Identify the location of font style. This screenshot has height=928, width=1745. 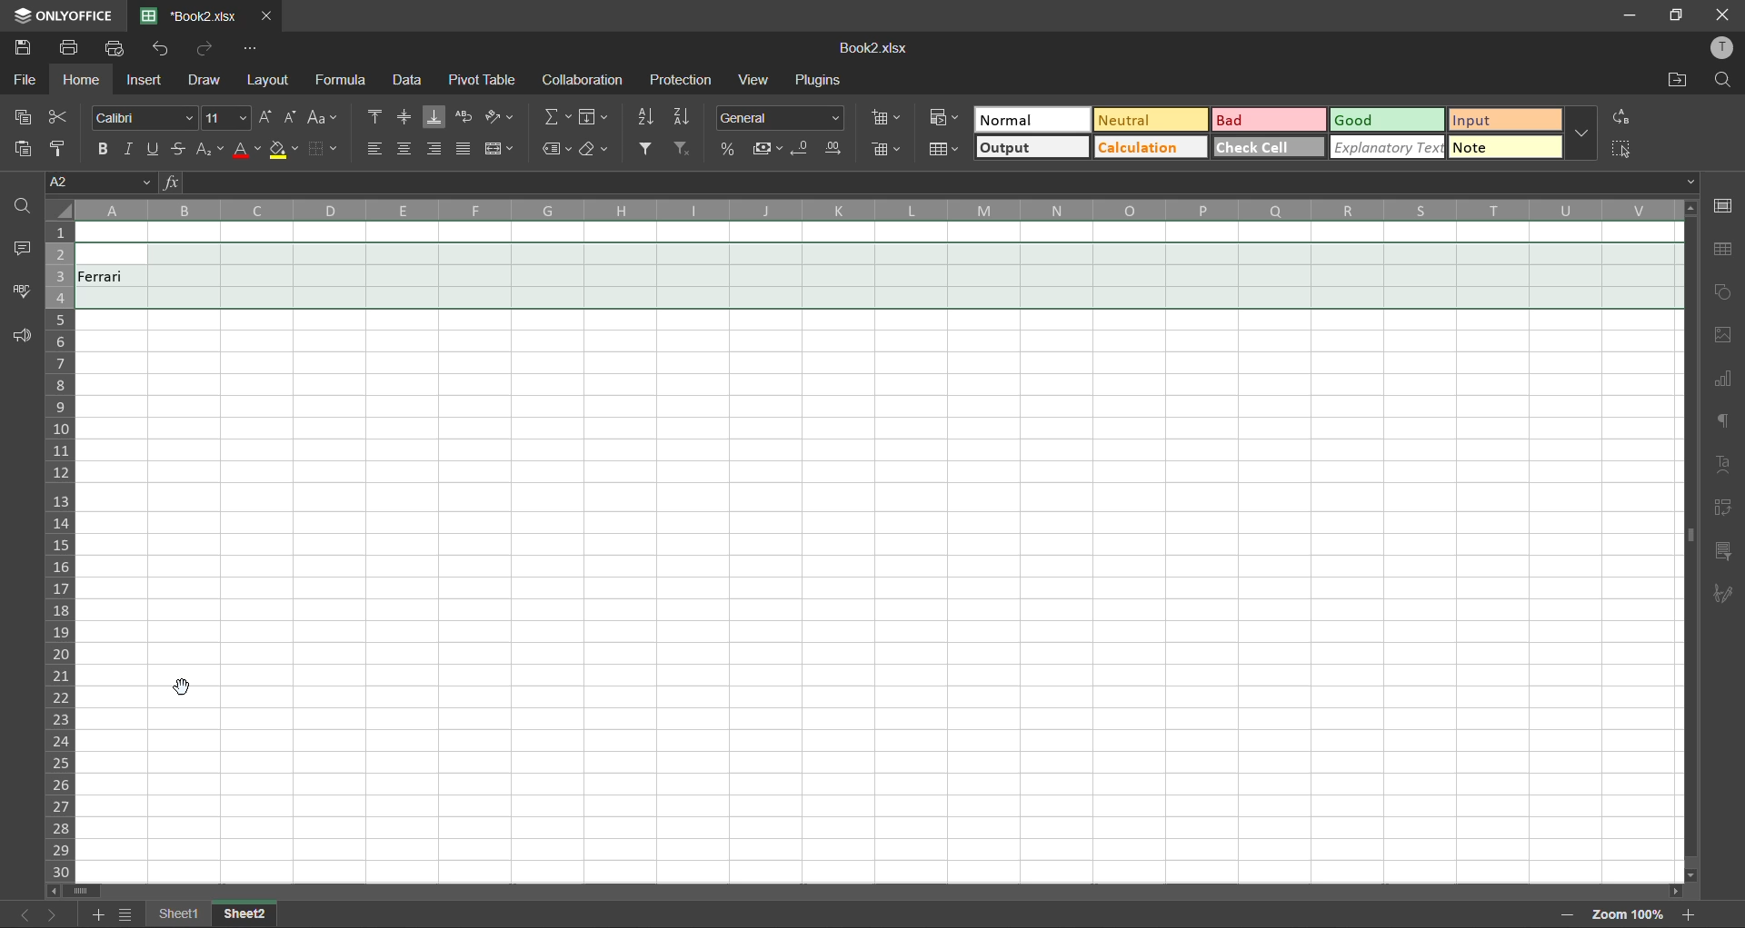
(145, 114).